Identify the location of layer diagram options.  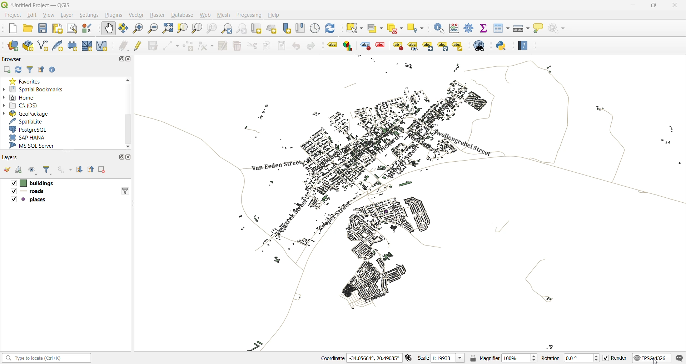
(348, 46).